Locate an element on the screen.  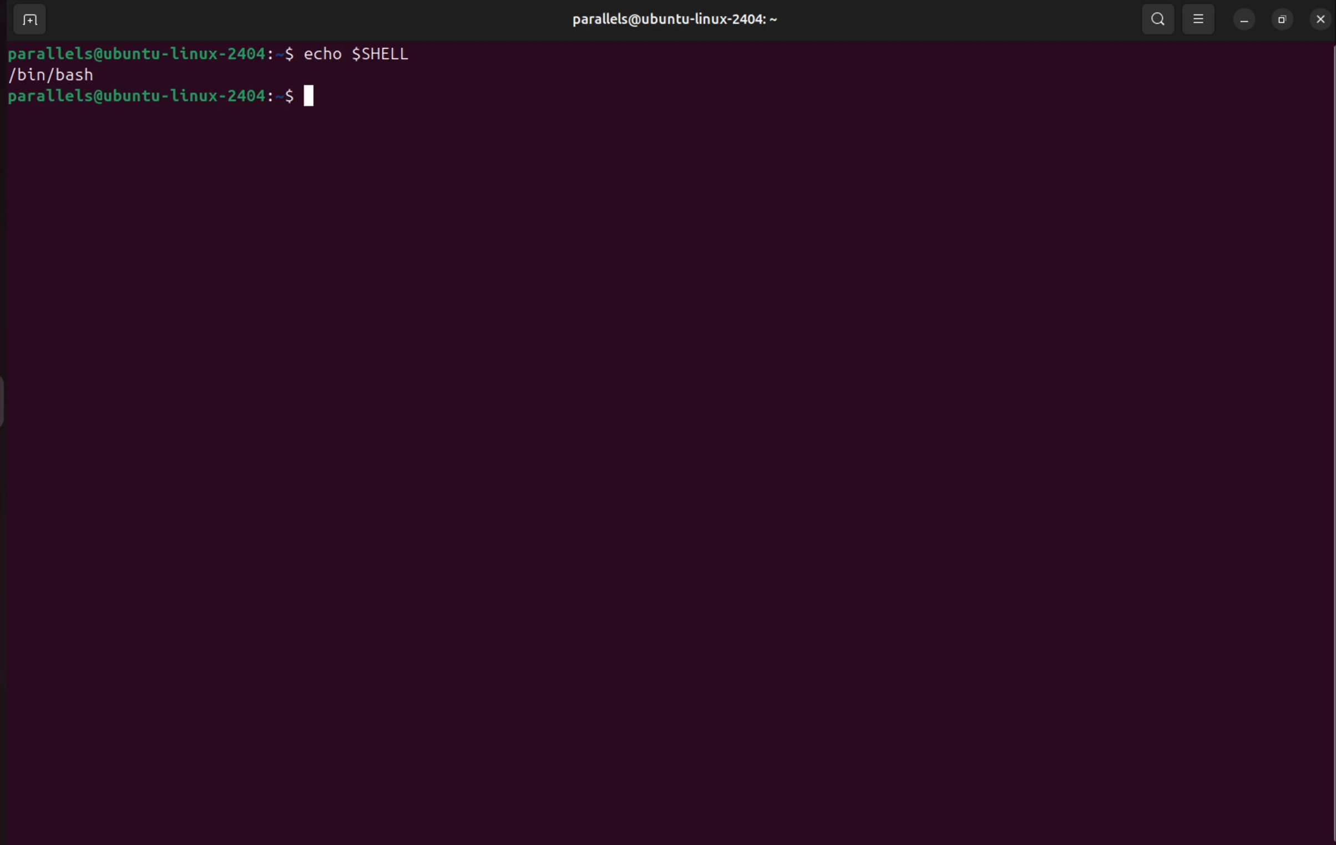
minimize is located at coordinates (1243, 21).